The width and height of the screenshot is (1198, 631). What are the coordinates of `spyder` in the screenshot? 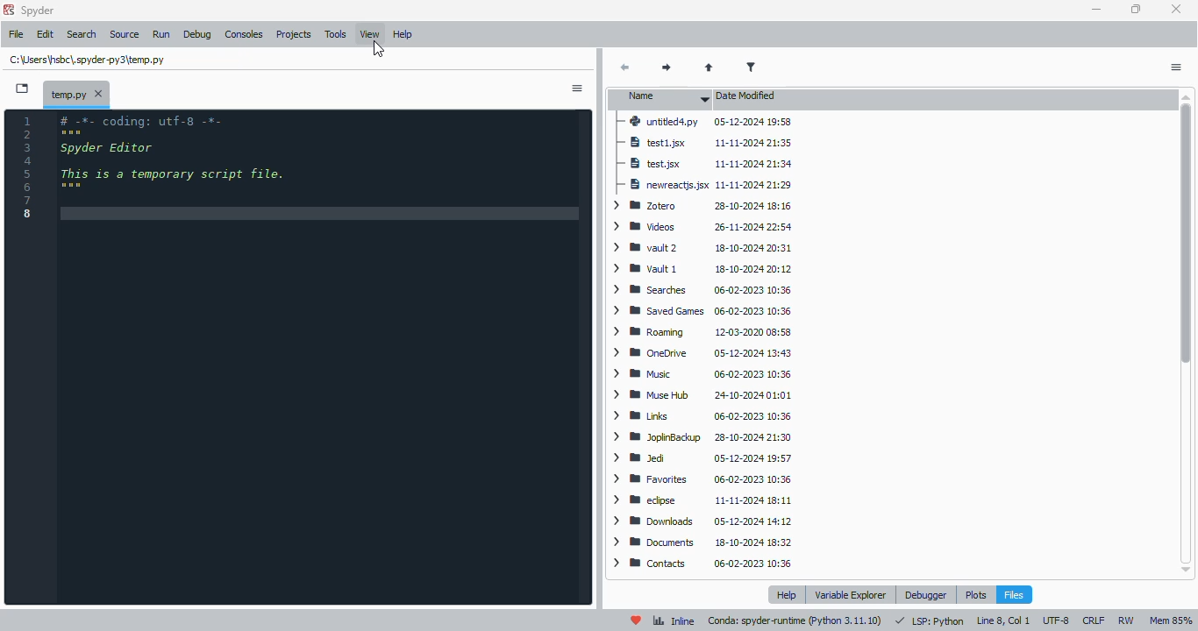 It's located at (39, 11).